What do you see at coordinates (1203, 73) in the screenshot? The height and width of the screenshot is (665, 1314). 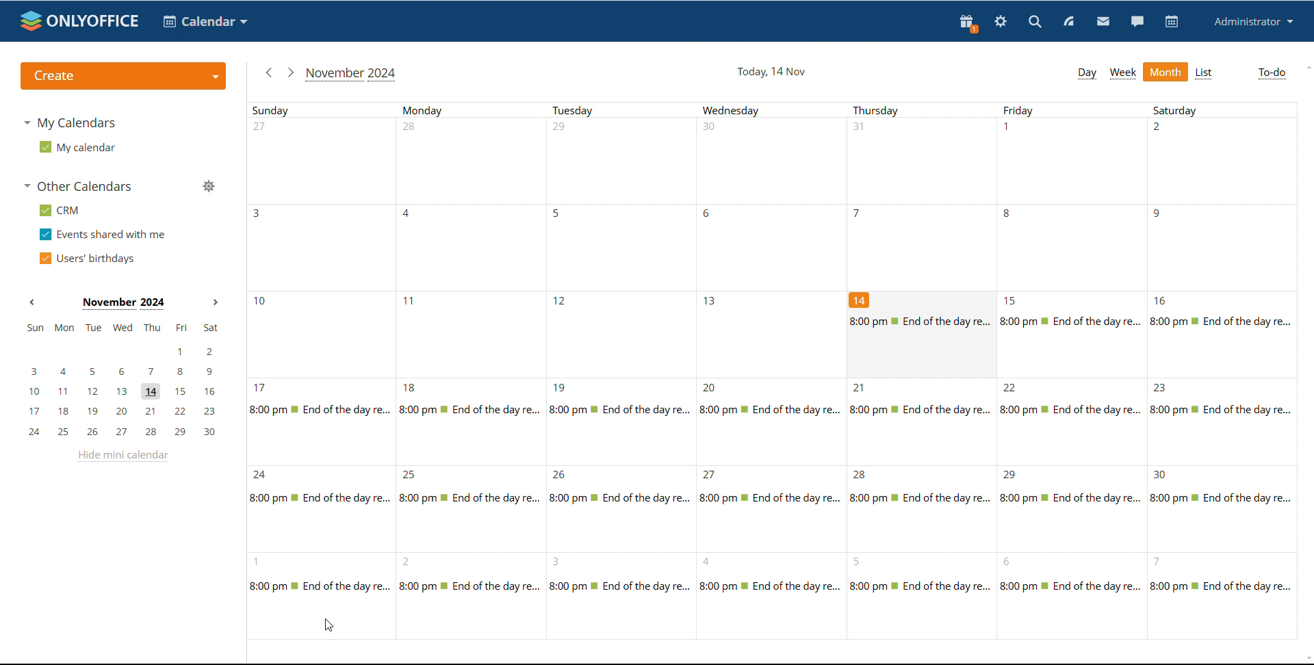 I see `list view` at bounding box center [1203, 73].